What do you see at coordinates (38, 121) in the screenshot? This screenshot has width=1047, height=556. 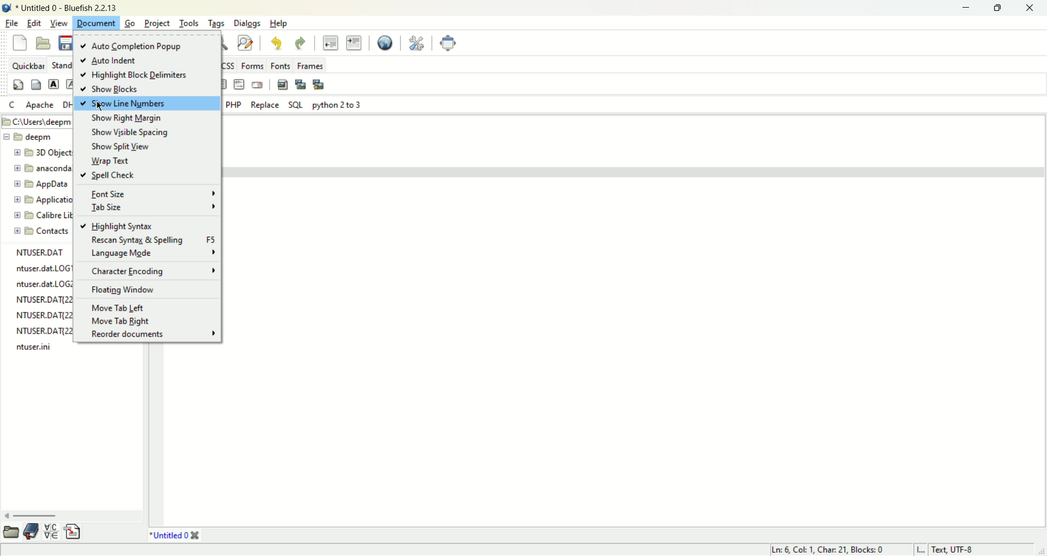 I see `folder path` at bounding box center [38, 121].